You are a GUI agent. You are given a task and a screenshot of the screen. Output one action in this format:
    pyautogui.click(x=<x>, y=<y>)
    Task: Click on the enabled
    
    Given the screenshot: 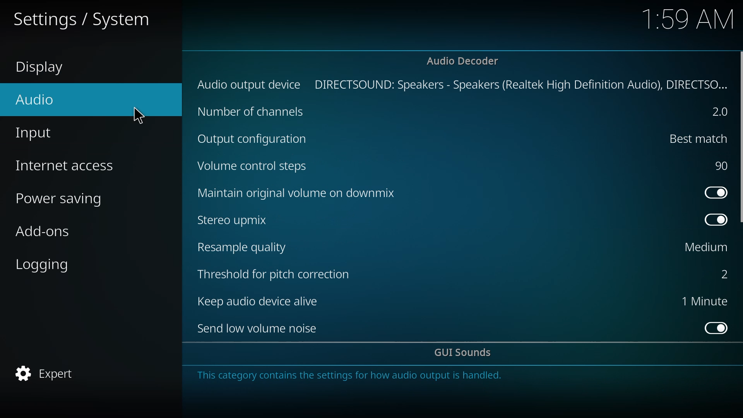 What is the action you would take?
    pyautogui.click(x=714, y=327)
    